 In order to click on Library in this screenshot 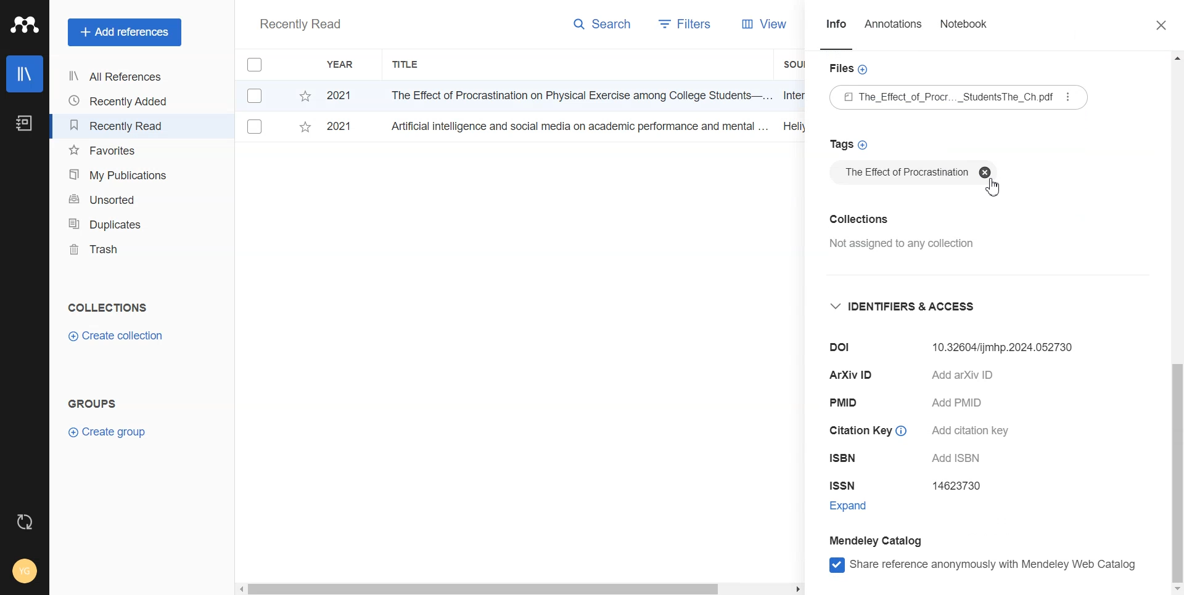, I will do `click(25, 74)`.